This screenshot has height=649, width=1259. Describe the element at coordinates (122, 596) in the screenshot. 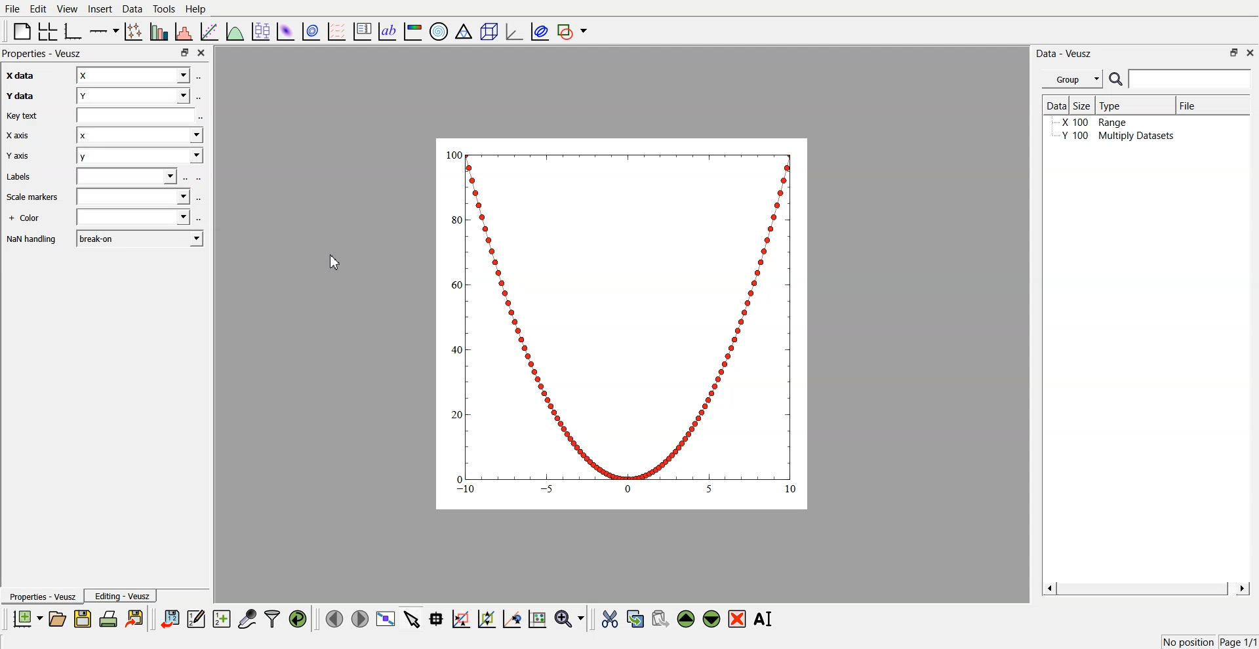

I see `Editing - Veusz` at that location.